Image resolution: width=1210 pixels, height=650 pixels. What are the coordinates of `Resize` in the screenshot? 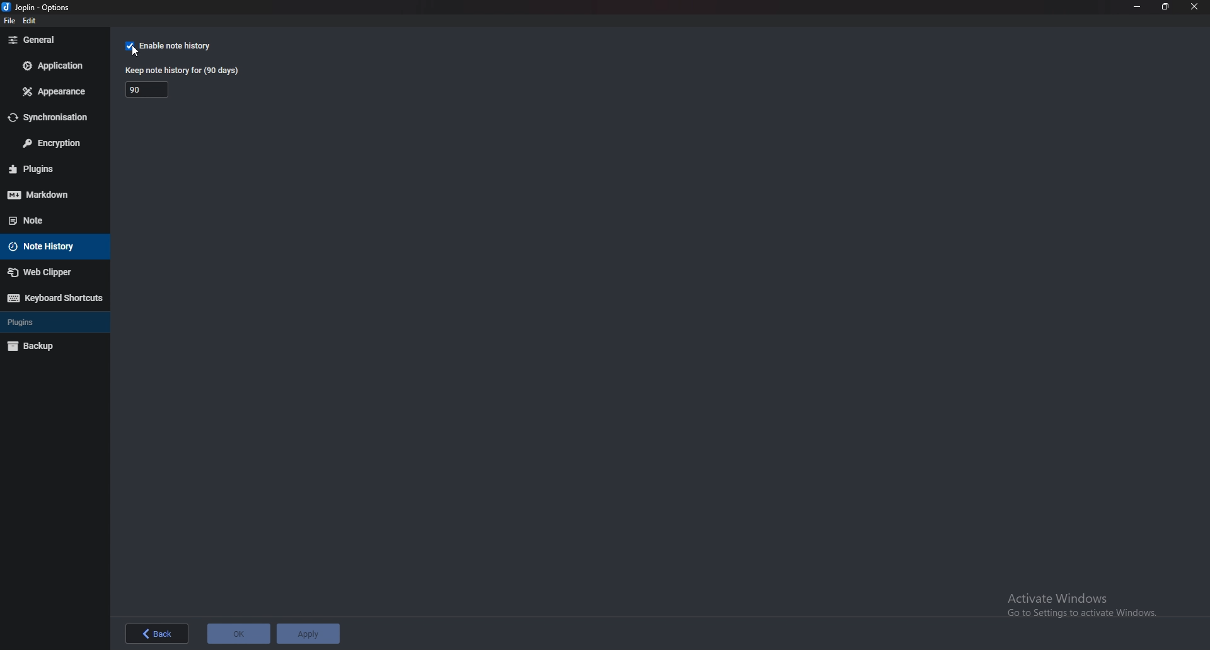 It's located at (1165, 7).